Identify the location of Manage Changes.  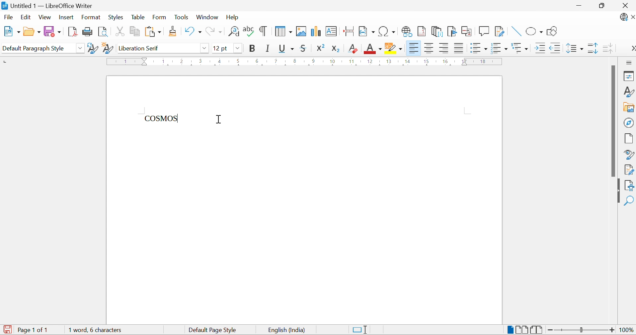
(629, 170).